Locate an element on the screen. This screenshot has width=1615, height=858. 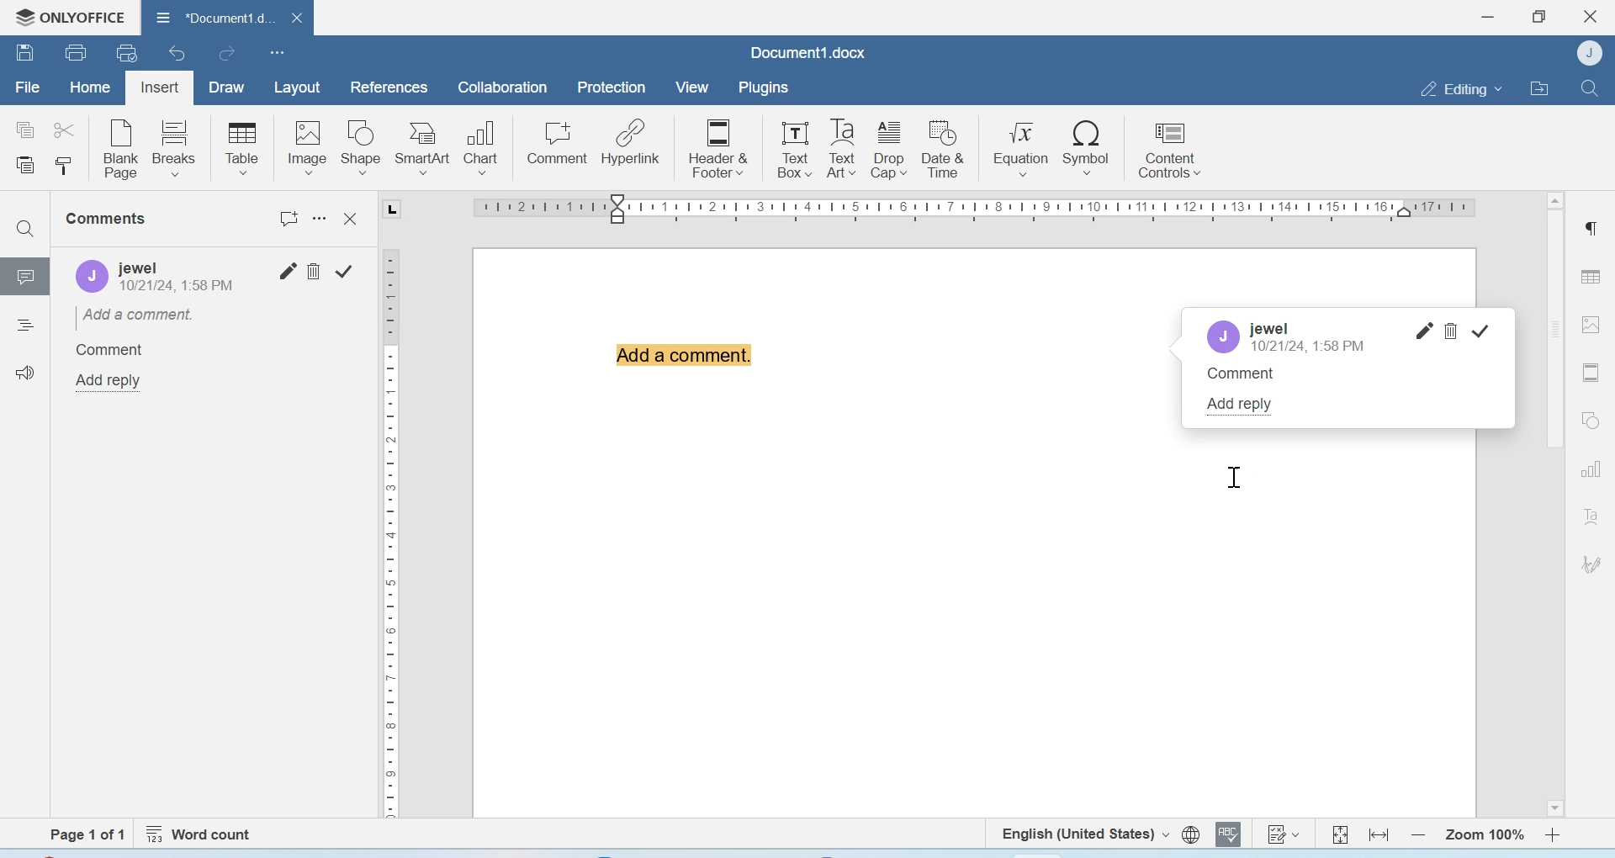
Equation is located at coordinates (1021, 146).